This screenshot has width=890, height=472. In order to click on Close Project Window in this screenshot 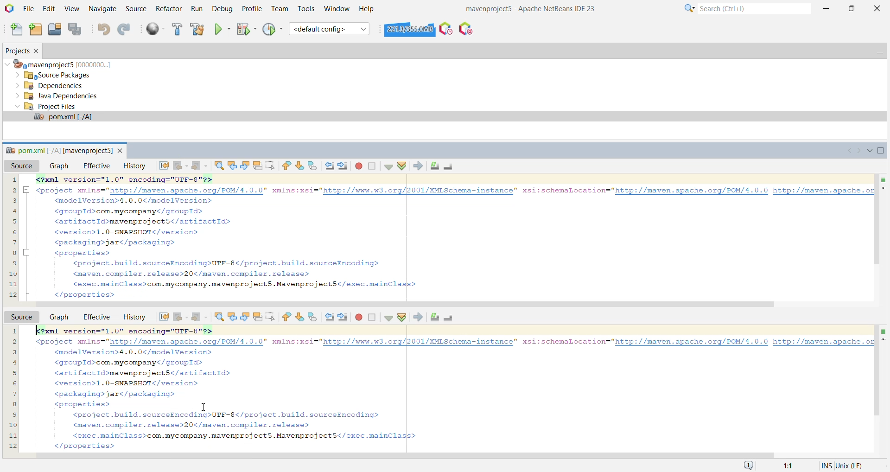, I will do `click(38, 51)`.